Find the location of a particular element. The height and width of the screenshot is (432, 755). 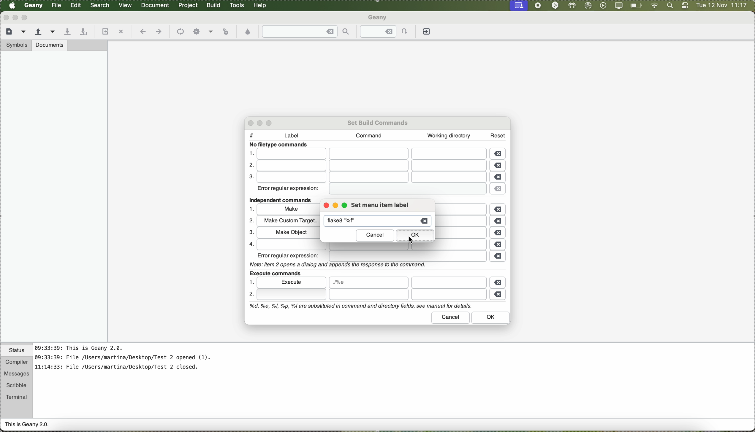

note is located at coordinates (336, 264).